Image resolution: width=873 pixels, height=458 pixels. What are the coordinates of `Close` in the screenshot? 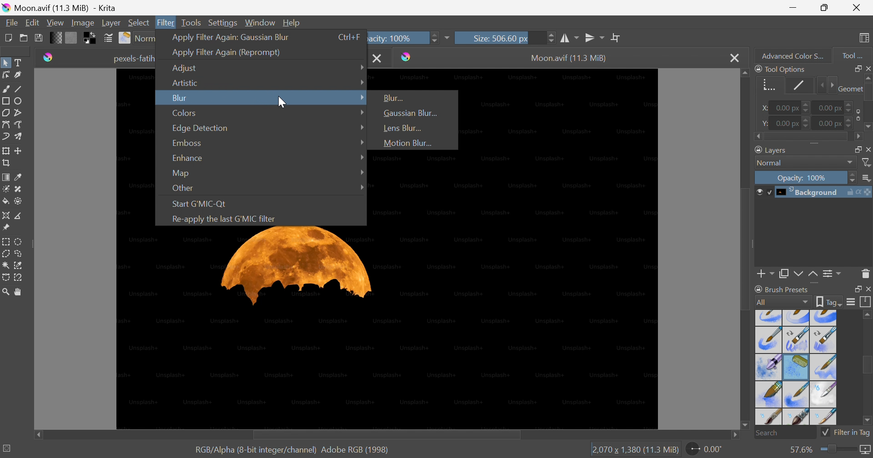 It's located at (868, 149).